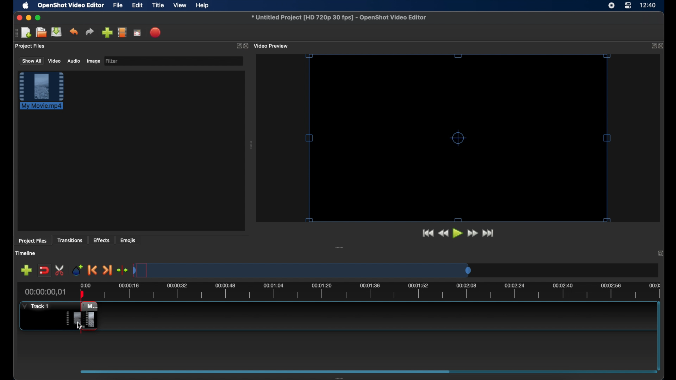  Describe the element at coordinates (652, 46) in the screenshot. I see `expand` at that location.